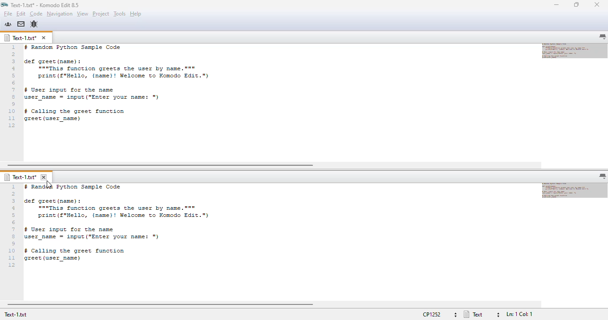 This screenshot has height=320, width=608. I want to click on minimap, so click(575, 190).